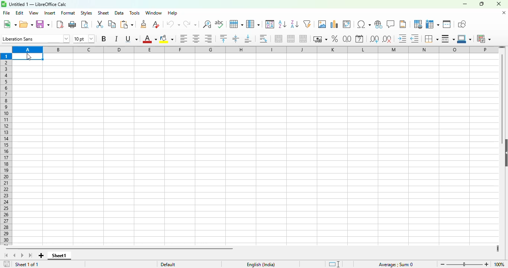 The image size is (508, 268). I want to click on bold, so click(103, 38).